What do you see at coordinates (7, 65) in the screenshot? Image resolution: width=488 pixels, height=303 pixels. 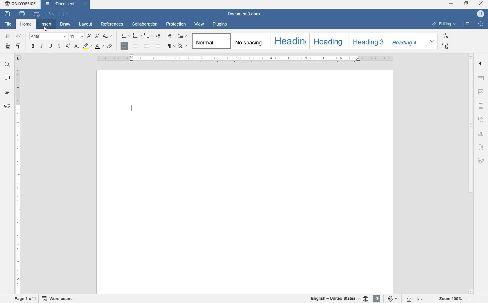 I see `FIND` at bounding box center [7, 65].